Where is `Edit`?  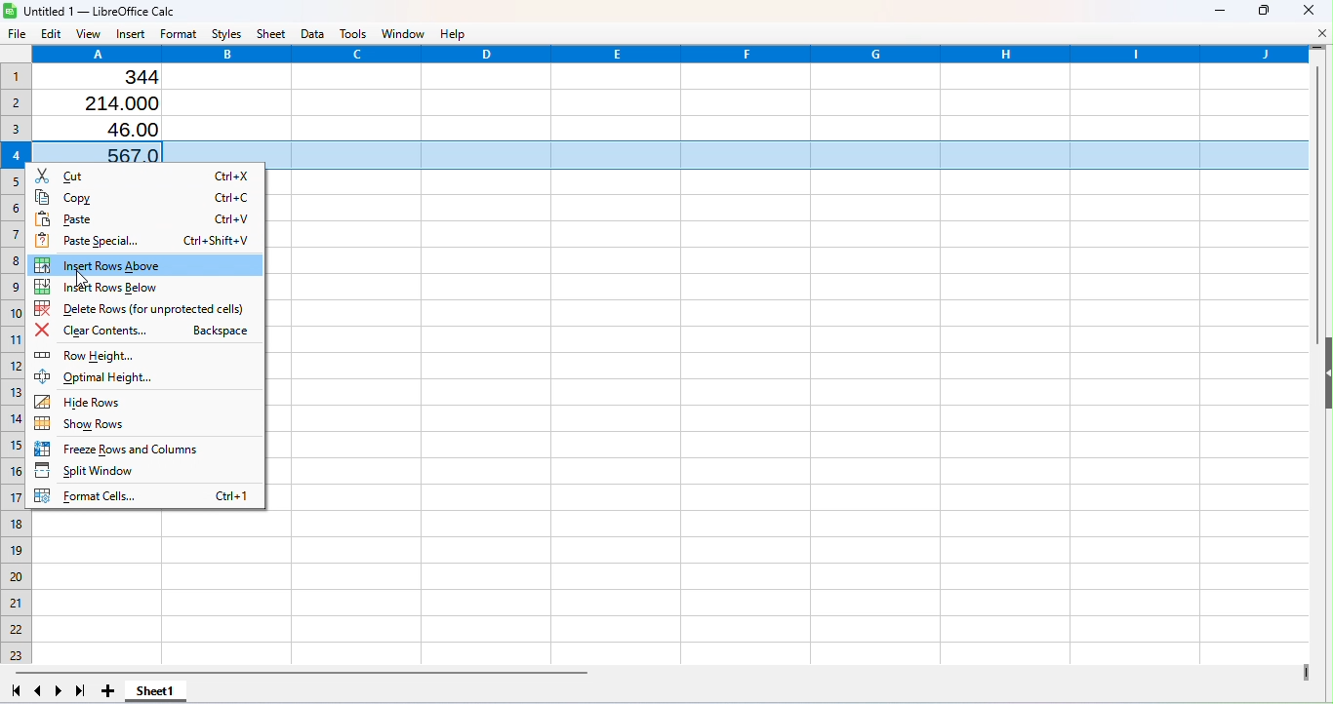 Edit is located at coordinates (50, 33).